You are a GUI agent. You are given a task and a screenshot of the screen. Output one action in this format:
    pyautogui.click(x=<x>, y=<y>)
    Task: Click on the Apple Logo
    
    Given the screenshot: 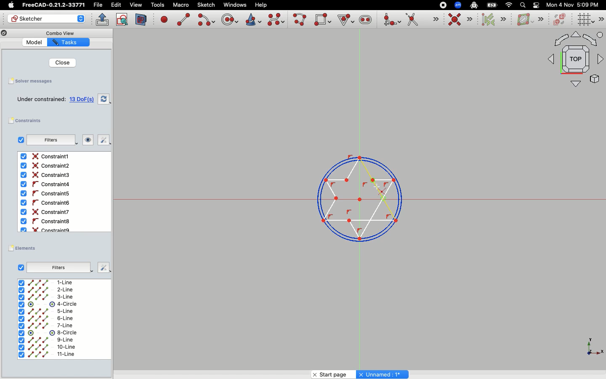 What is the action you would take?
    pyautogui.click(x=10, y=5)
    